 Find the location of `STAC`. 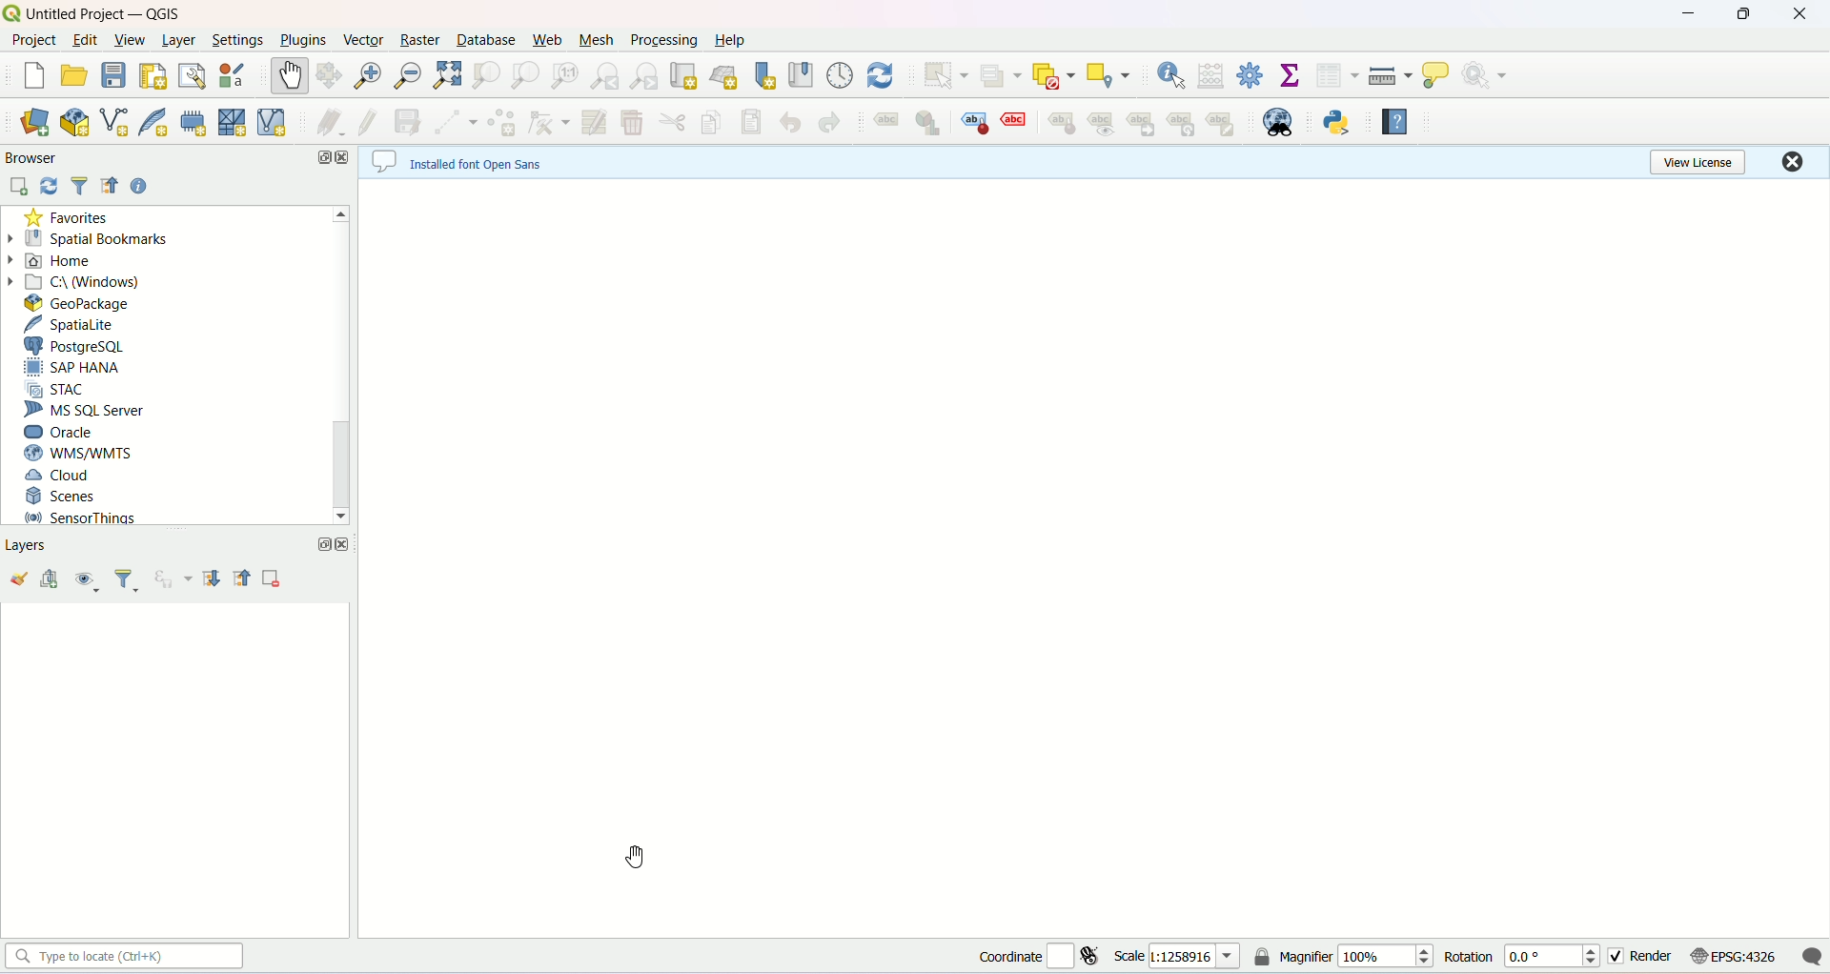

STAC is located at coordinates (57, 387).